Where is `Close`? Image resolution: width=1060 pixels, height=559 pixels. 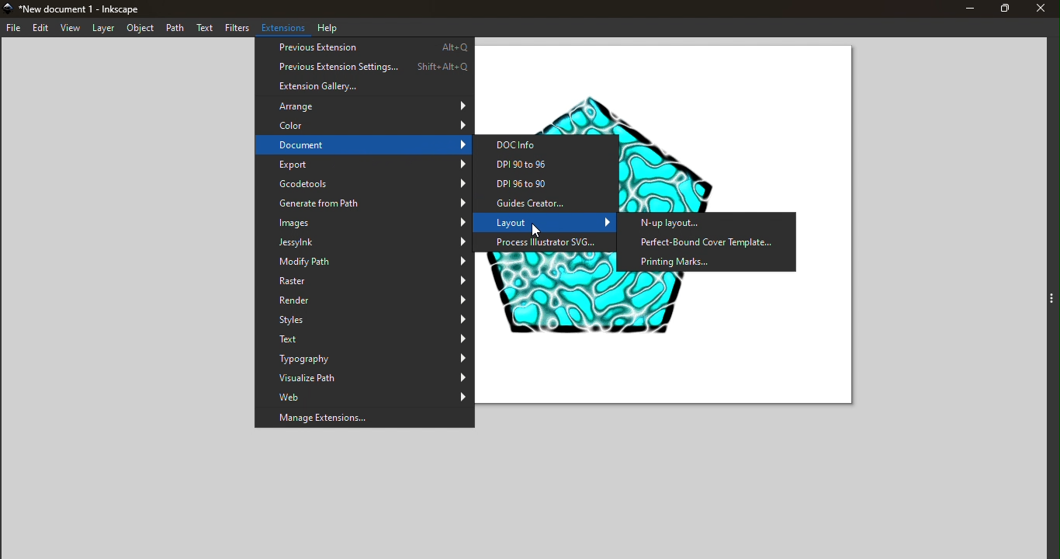
Close is located at coordinates (1039, 10).